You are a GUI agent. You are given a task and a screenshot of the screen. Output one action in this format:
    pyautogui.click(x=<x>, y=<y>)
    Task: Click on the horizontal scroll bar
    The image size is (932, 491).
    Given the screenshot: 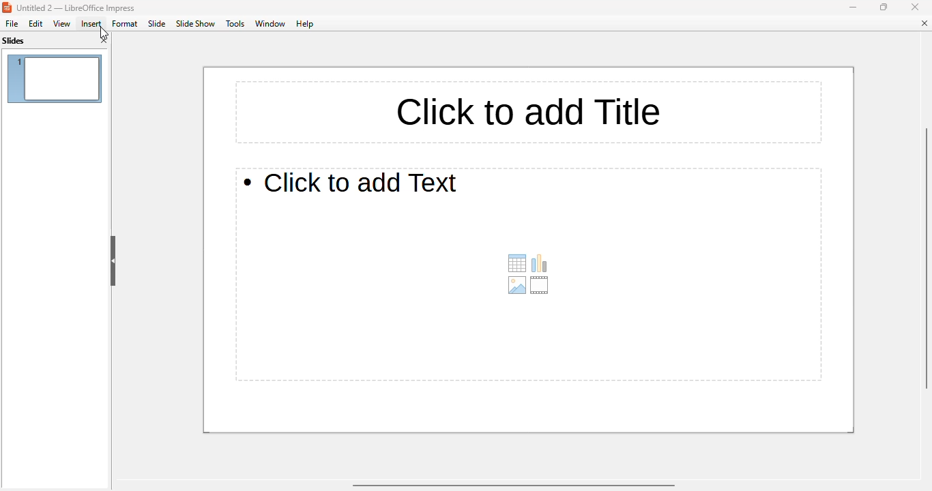 What is the action you would take?
    pyautogui.click(x=512, y=486)
    